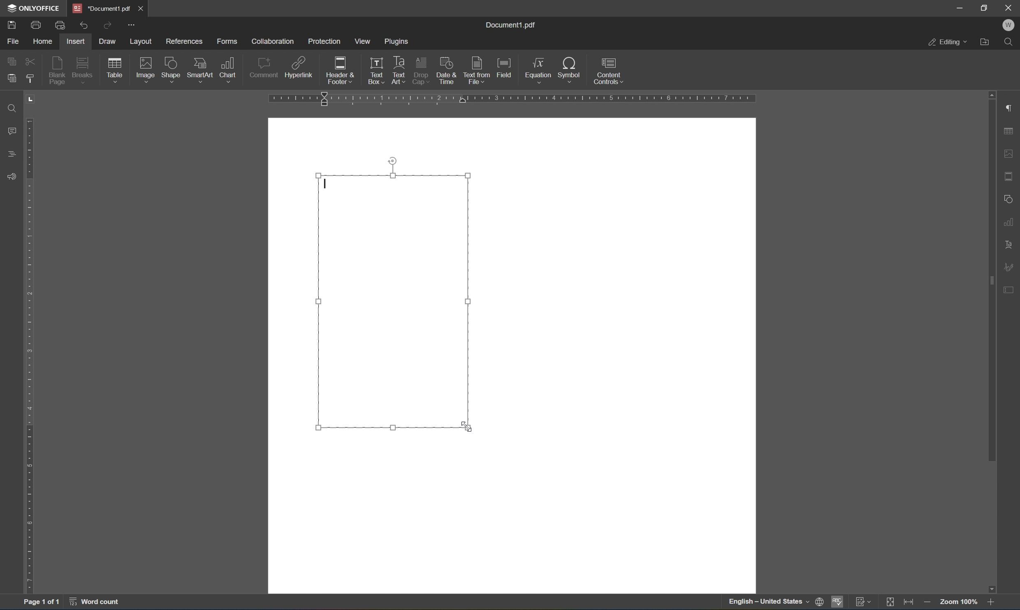 This screenshot has height=610, width=1020. Describe the element at coordinates (1012, 152) in the screenshot. I see `Image settings` at that location.